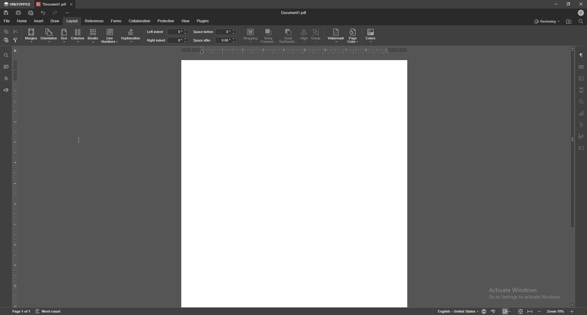  Describe the element at coordinates (456, 311) in the screenshot. I see `English - United states` at that location.